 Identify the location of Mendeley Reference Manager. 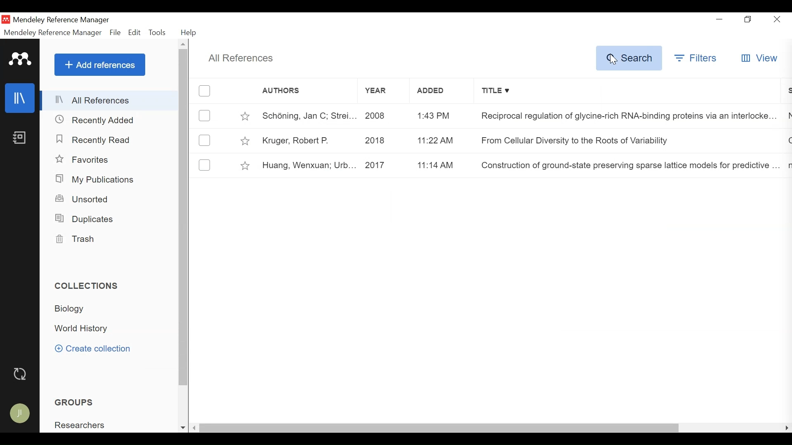
(63, 21).